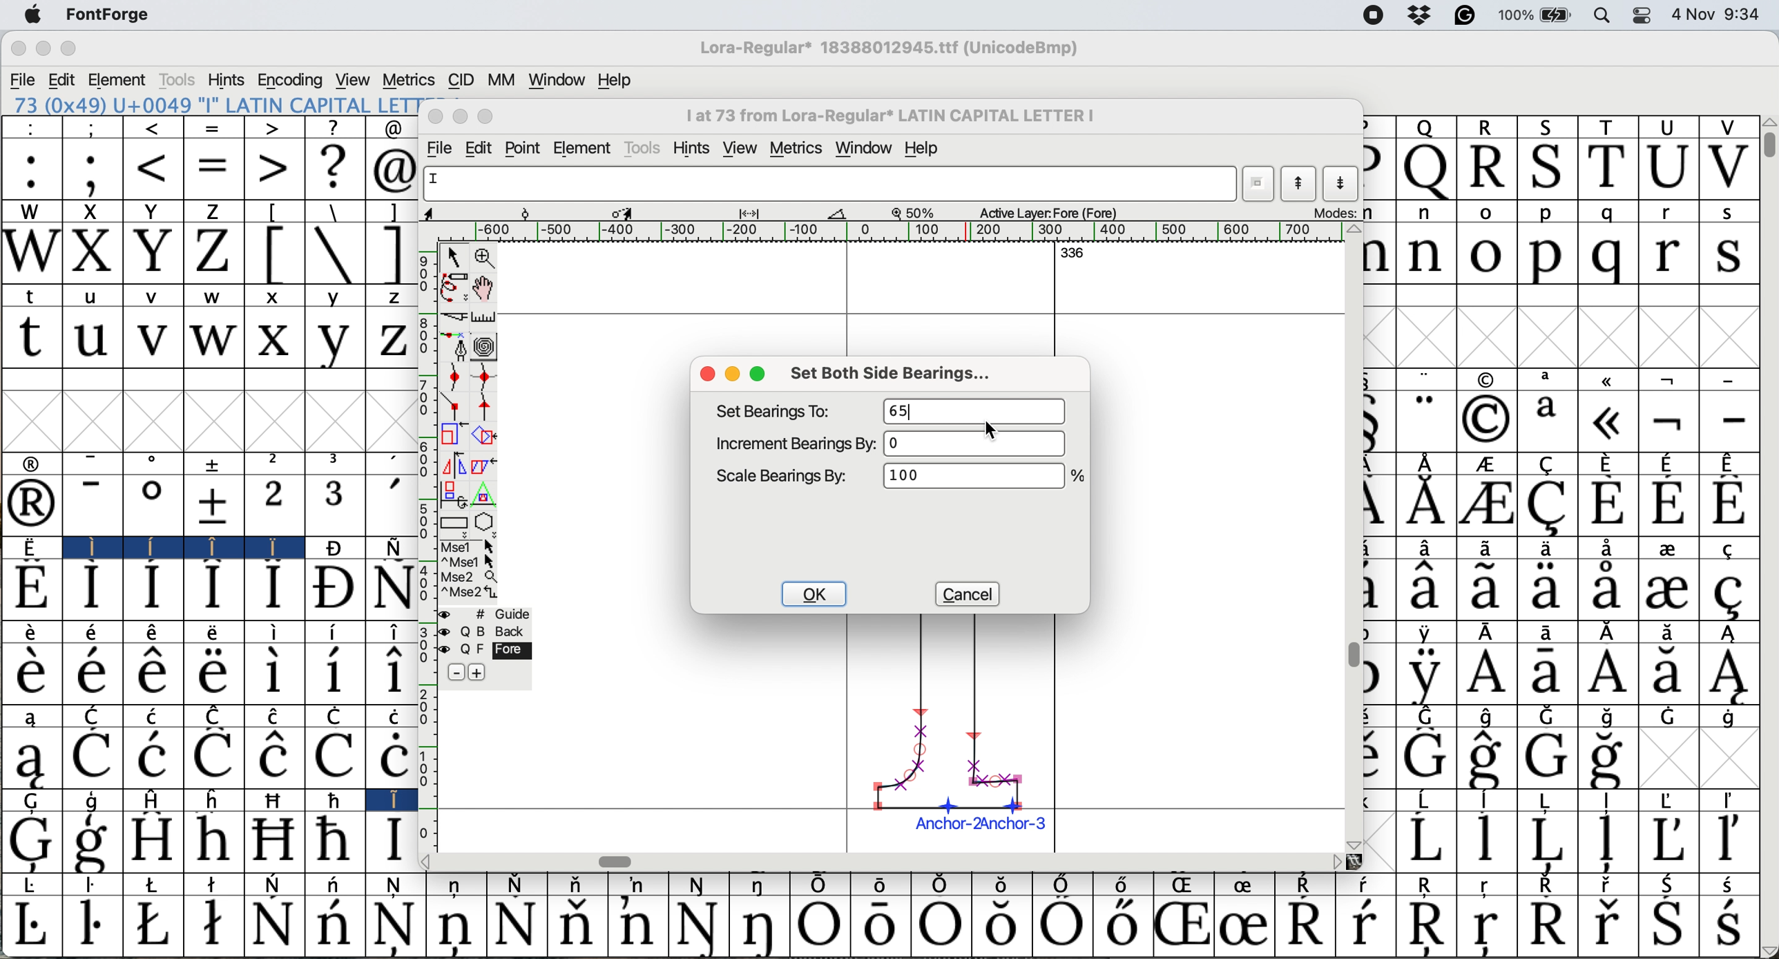  I want to click on glyph name, so click(825, 184).